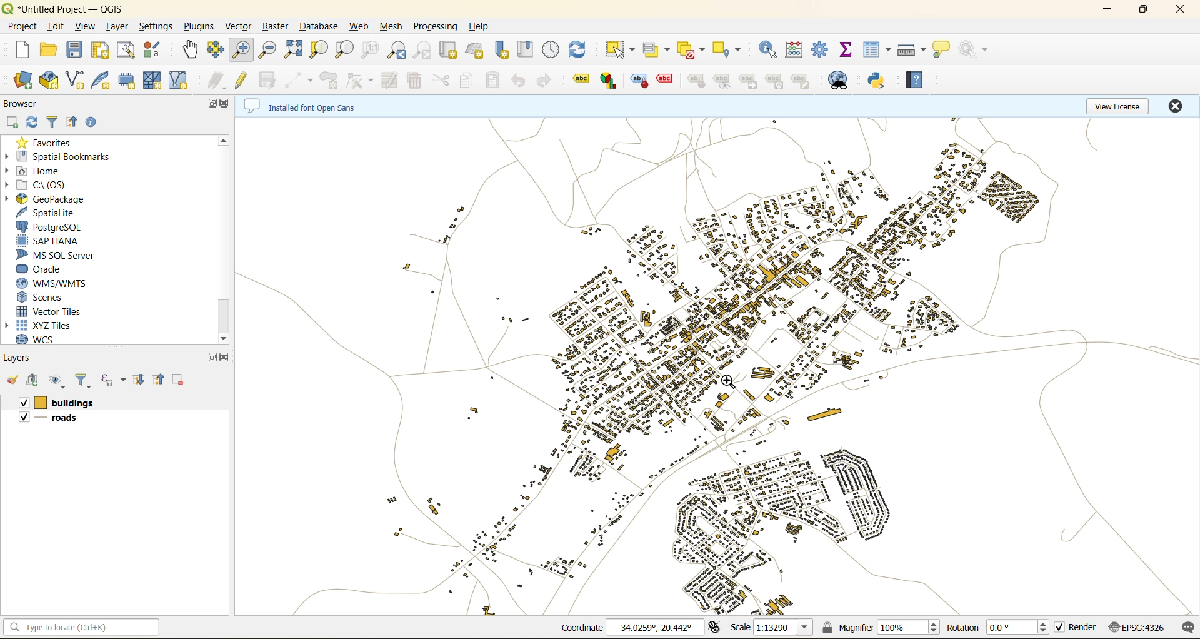 This screenshot has width=1200, height=639. I want to click on cursor, so click(732, 381).